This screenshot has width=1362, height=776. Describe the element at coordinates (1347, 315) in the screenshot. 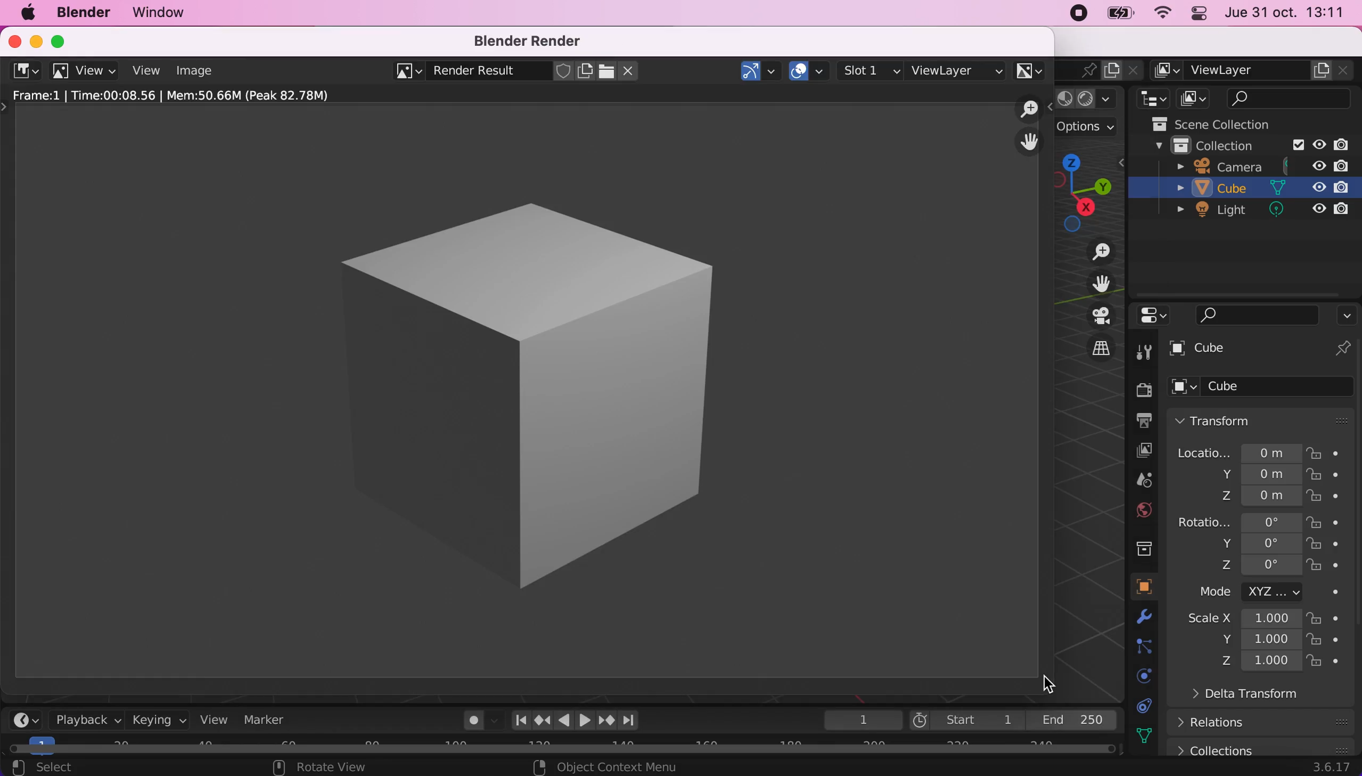

I see `options` at that location.